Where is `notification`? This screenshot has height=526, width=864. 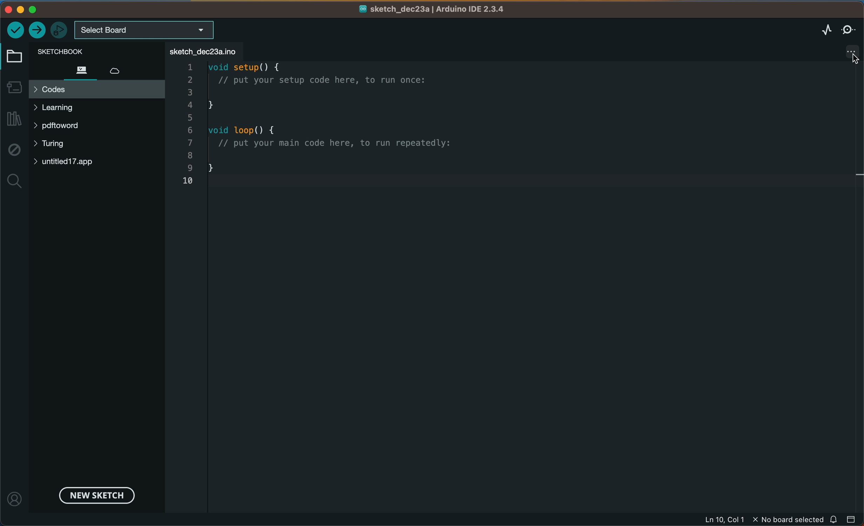 notification is located at coordinates (835, 519).